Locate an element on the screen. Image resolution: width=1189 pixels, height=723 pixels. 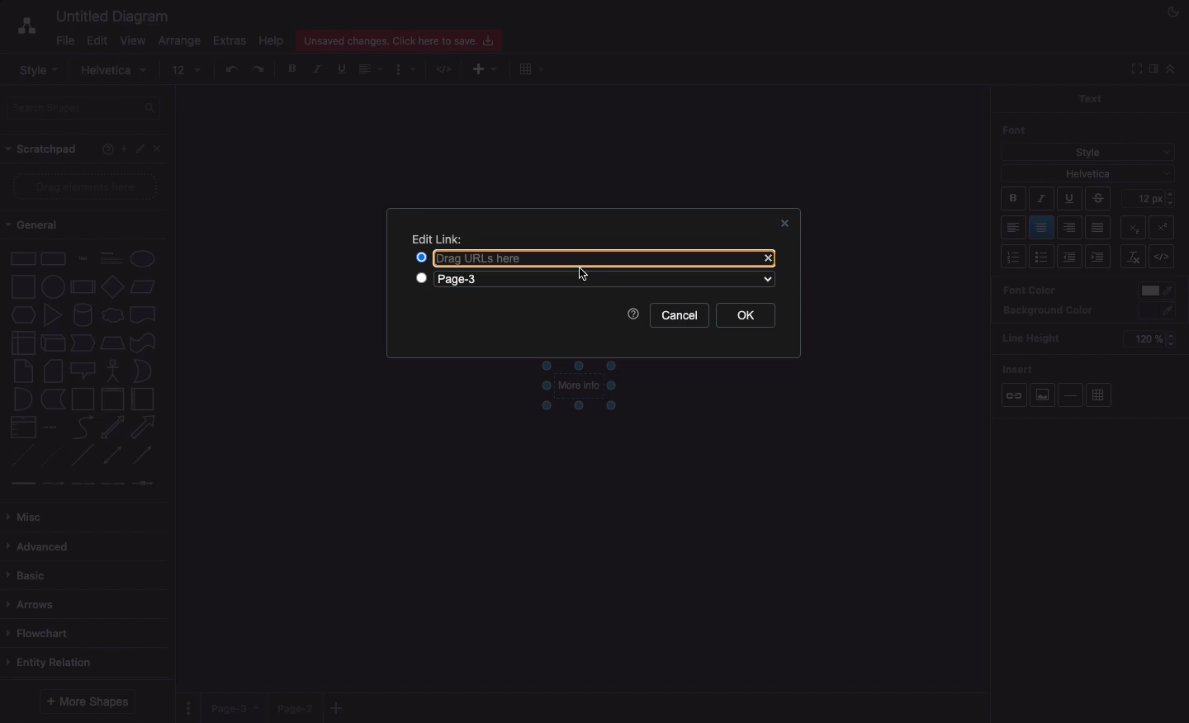
120% is located at coordinates (1148, 340).